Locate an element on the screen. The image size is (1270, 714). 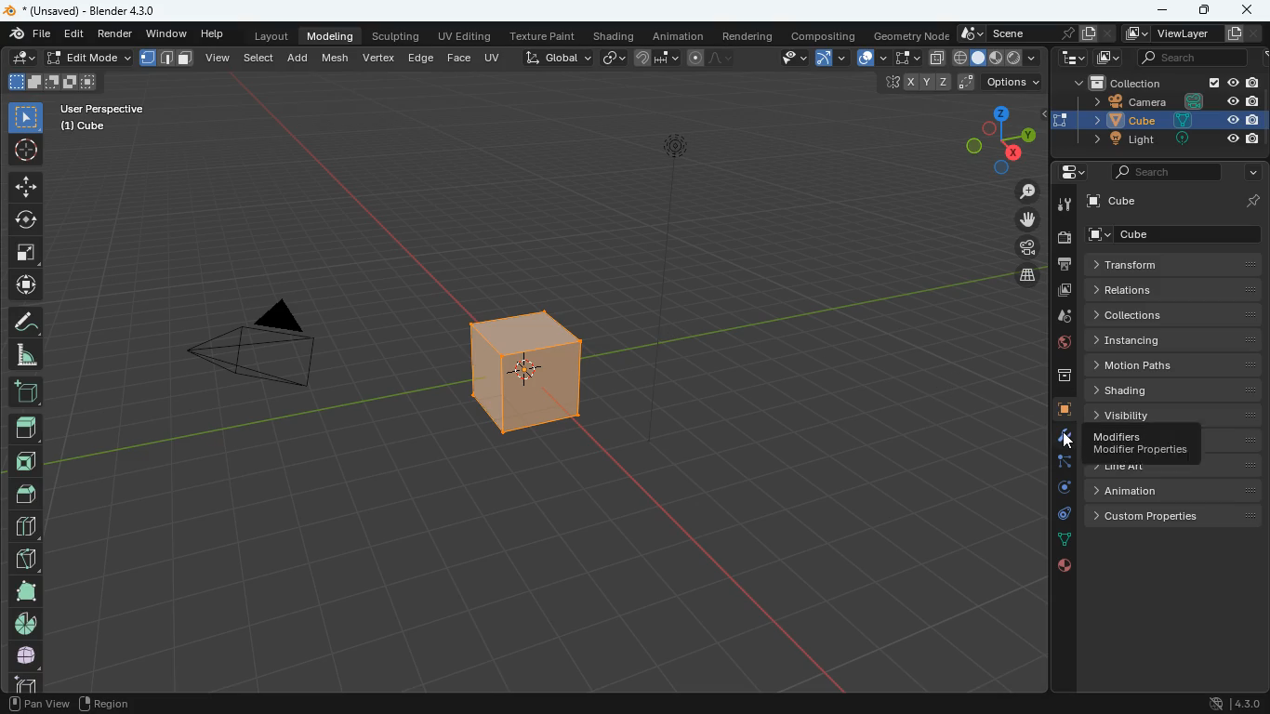
user perspective is located at coordinates (100, 117).